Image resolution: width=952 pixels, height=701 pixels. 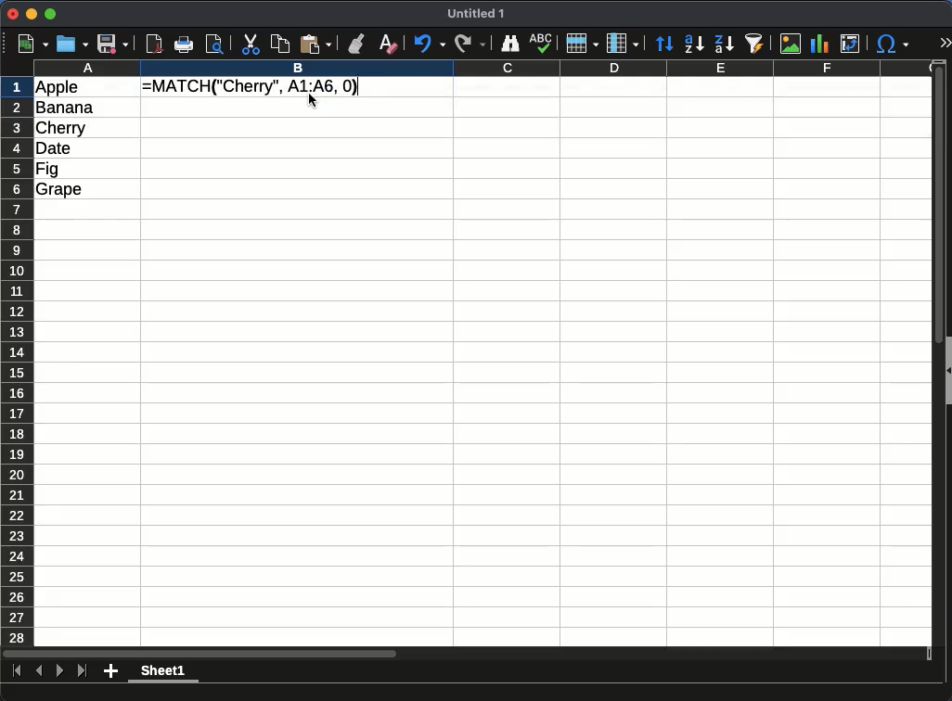 What do you see at coordinates (47, 170) in the screenshot?
I see `fig` at bounding box center [47, 170].